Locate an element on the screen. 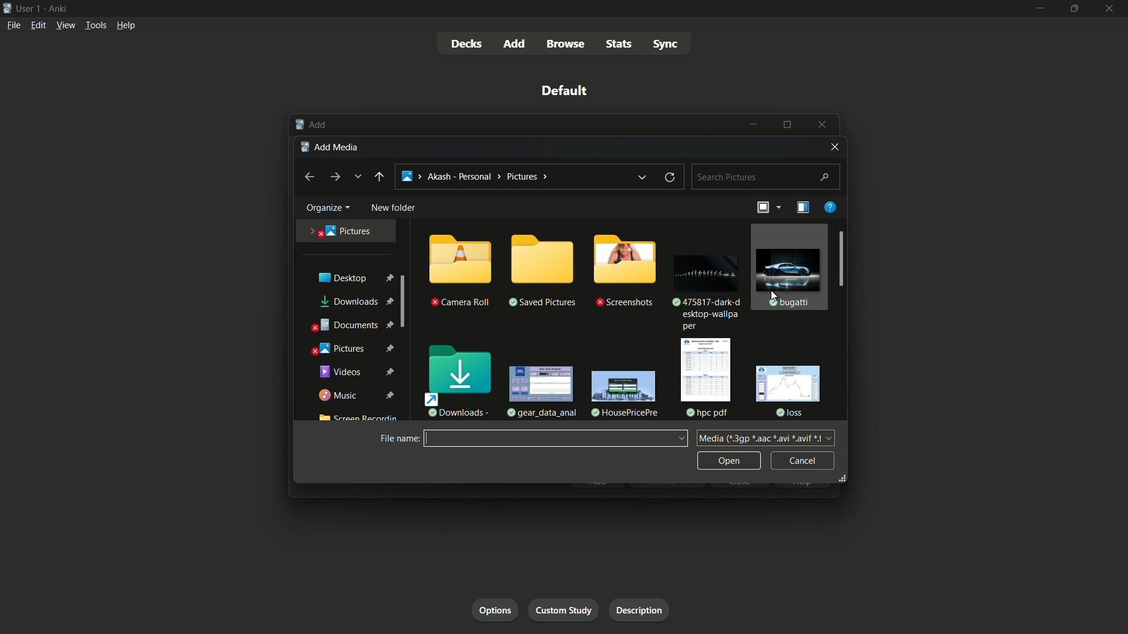 The image size is (1128, 634). add is located at coordinates (513, 43).